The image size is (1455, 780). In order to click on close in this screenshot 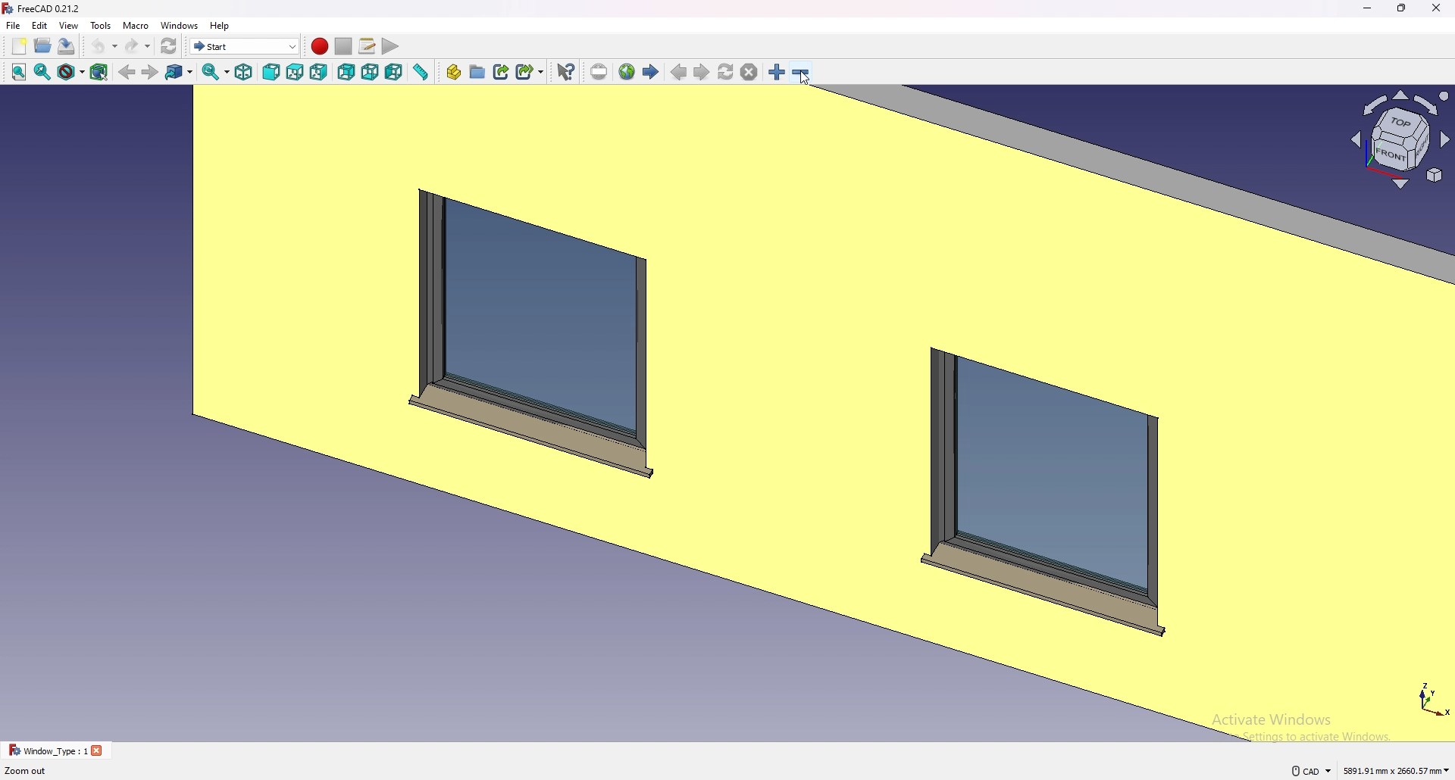, I will do `click(1437, 8)`.